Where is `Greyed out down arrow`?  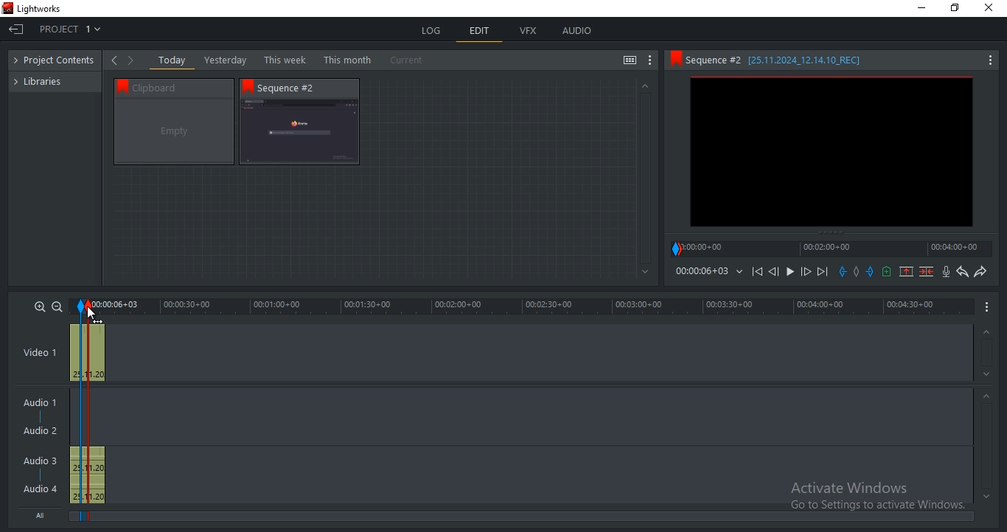 Greyed out down arrow is located at coordinates (986, 496).